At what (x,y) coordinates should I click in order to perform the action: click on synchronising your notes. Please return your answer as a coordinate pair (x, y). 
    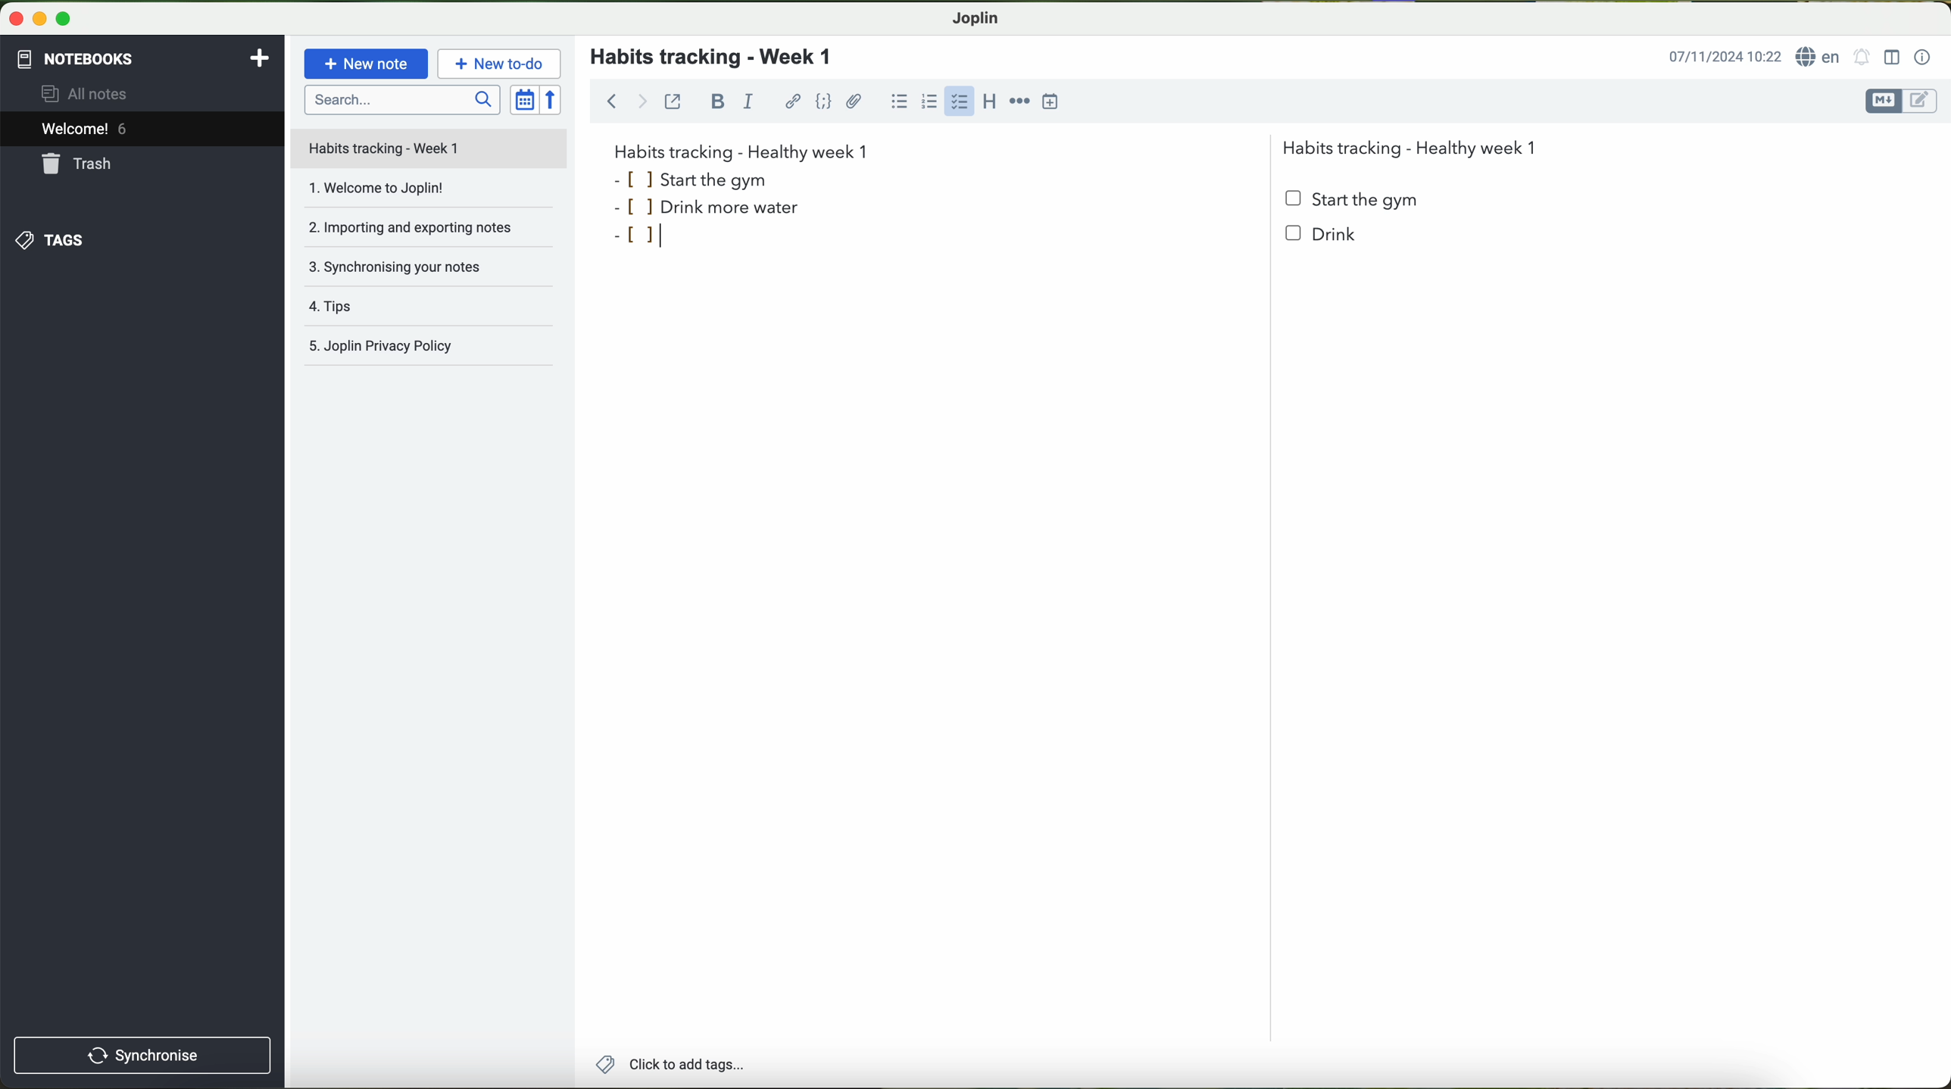
    Looking at the image, I should click on (435, 272).